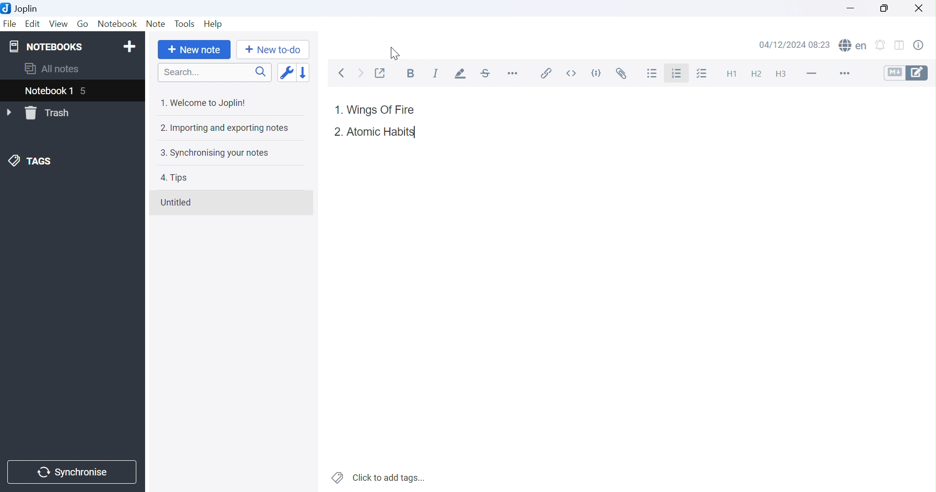 The width and height of the screenshot is (936, 492). What do you see at coordinates (60, 23) in the screenshot?
I see `View` at bounding box center [60, 23].